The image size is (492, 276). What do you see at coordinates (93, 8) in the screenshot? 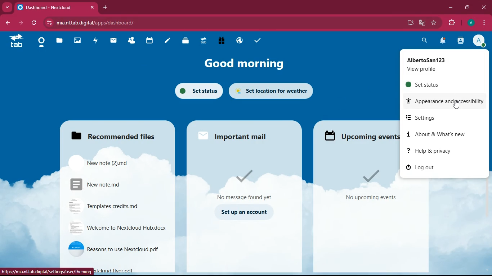
I see `close` at bounding box center [93, 8].